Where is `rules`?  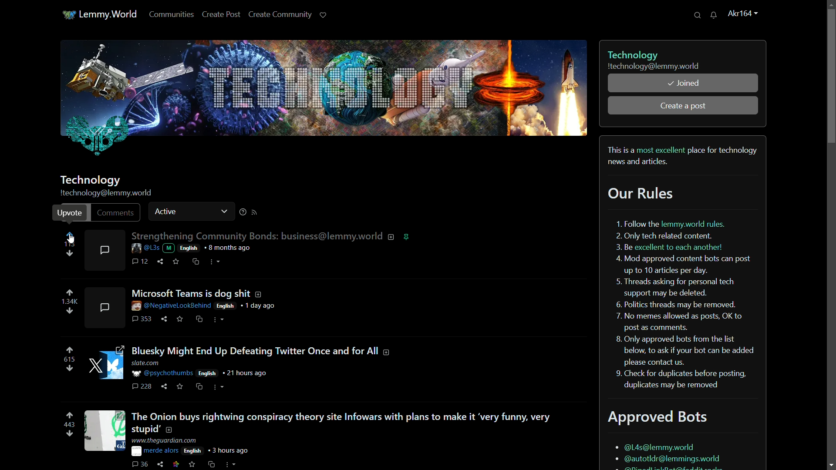
rules is located at coordinates (682, 302).